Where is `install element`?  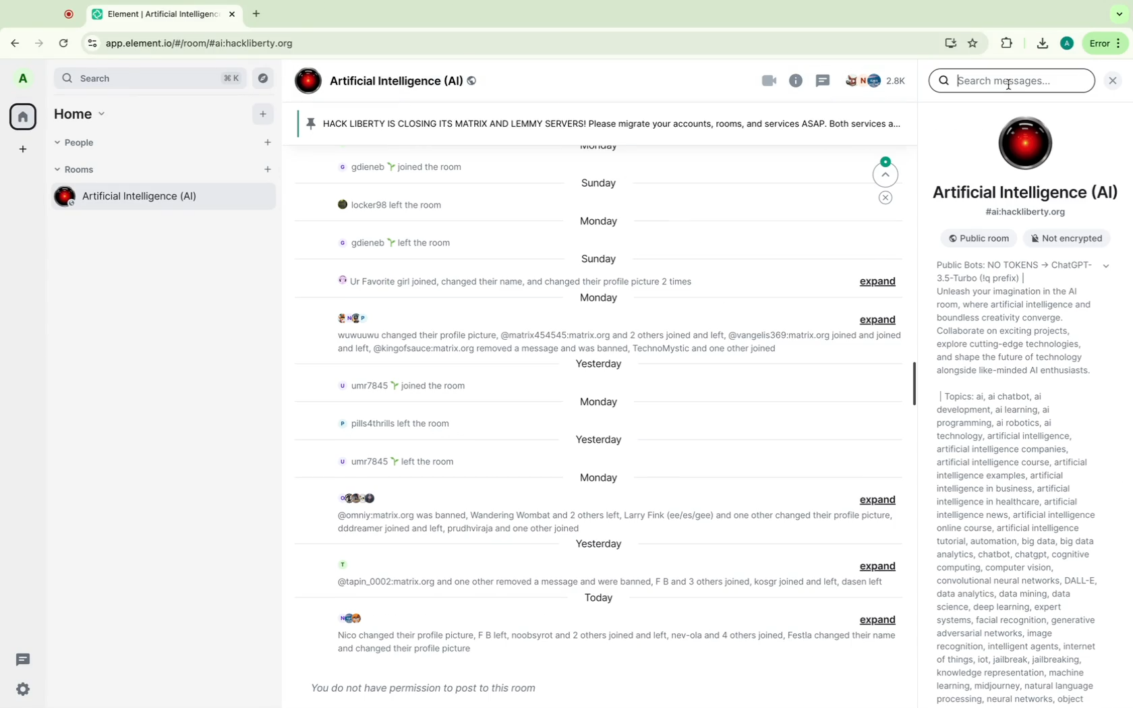 install element is located at coordinates (951, 43).